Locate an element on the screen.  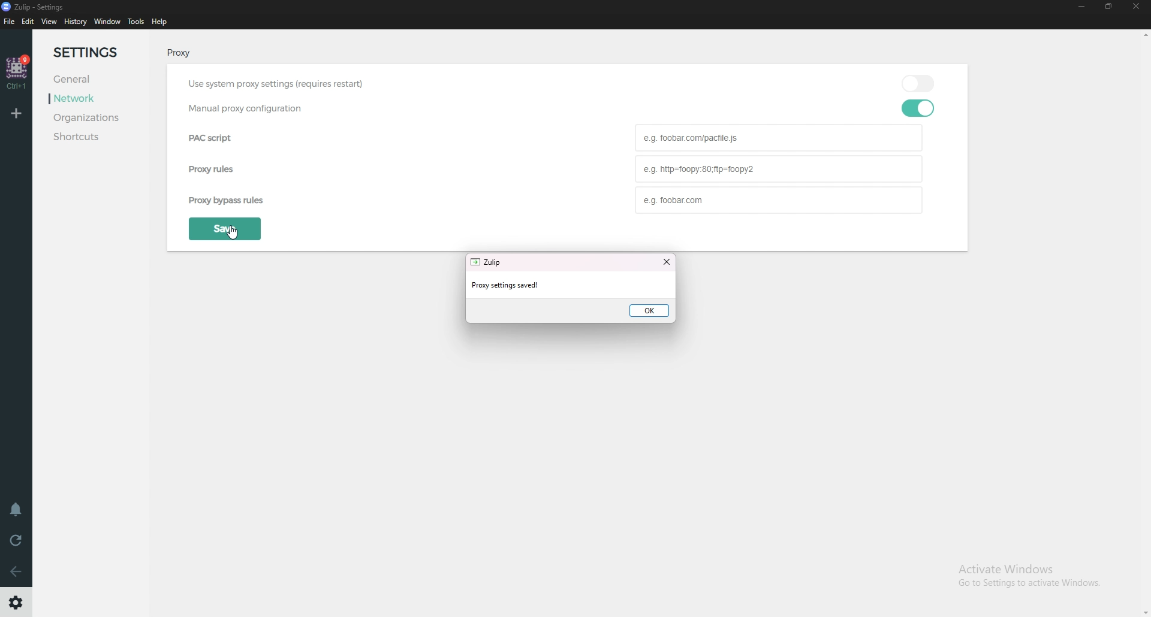
zulip is located at coordinates (37, 7).